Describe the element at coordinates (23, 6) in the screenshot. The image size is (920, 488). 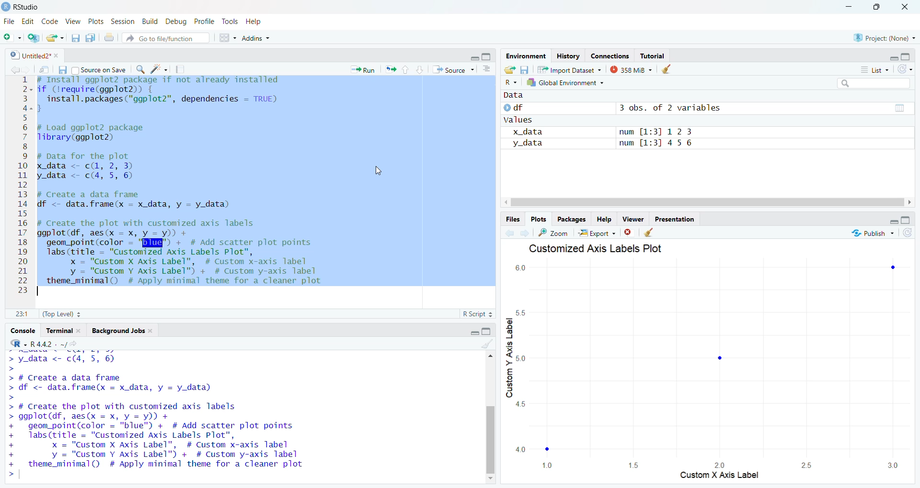
I see `RStudio` at that location.